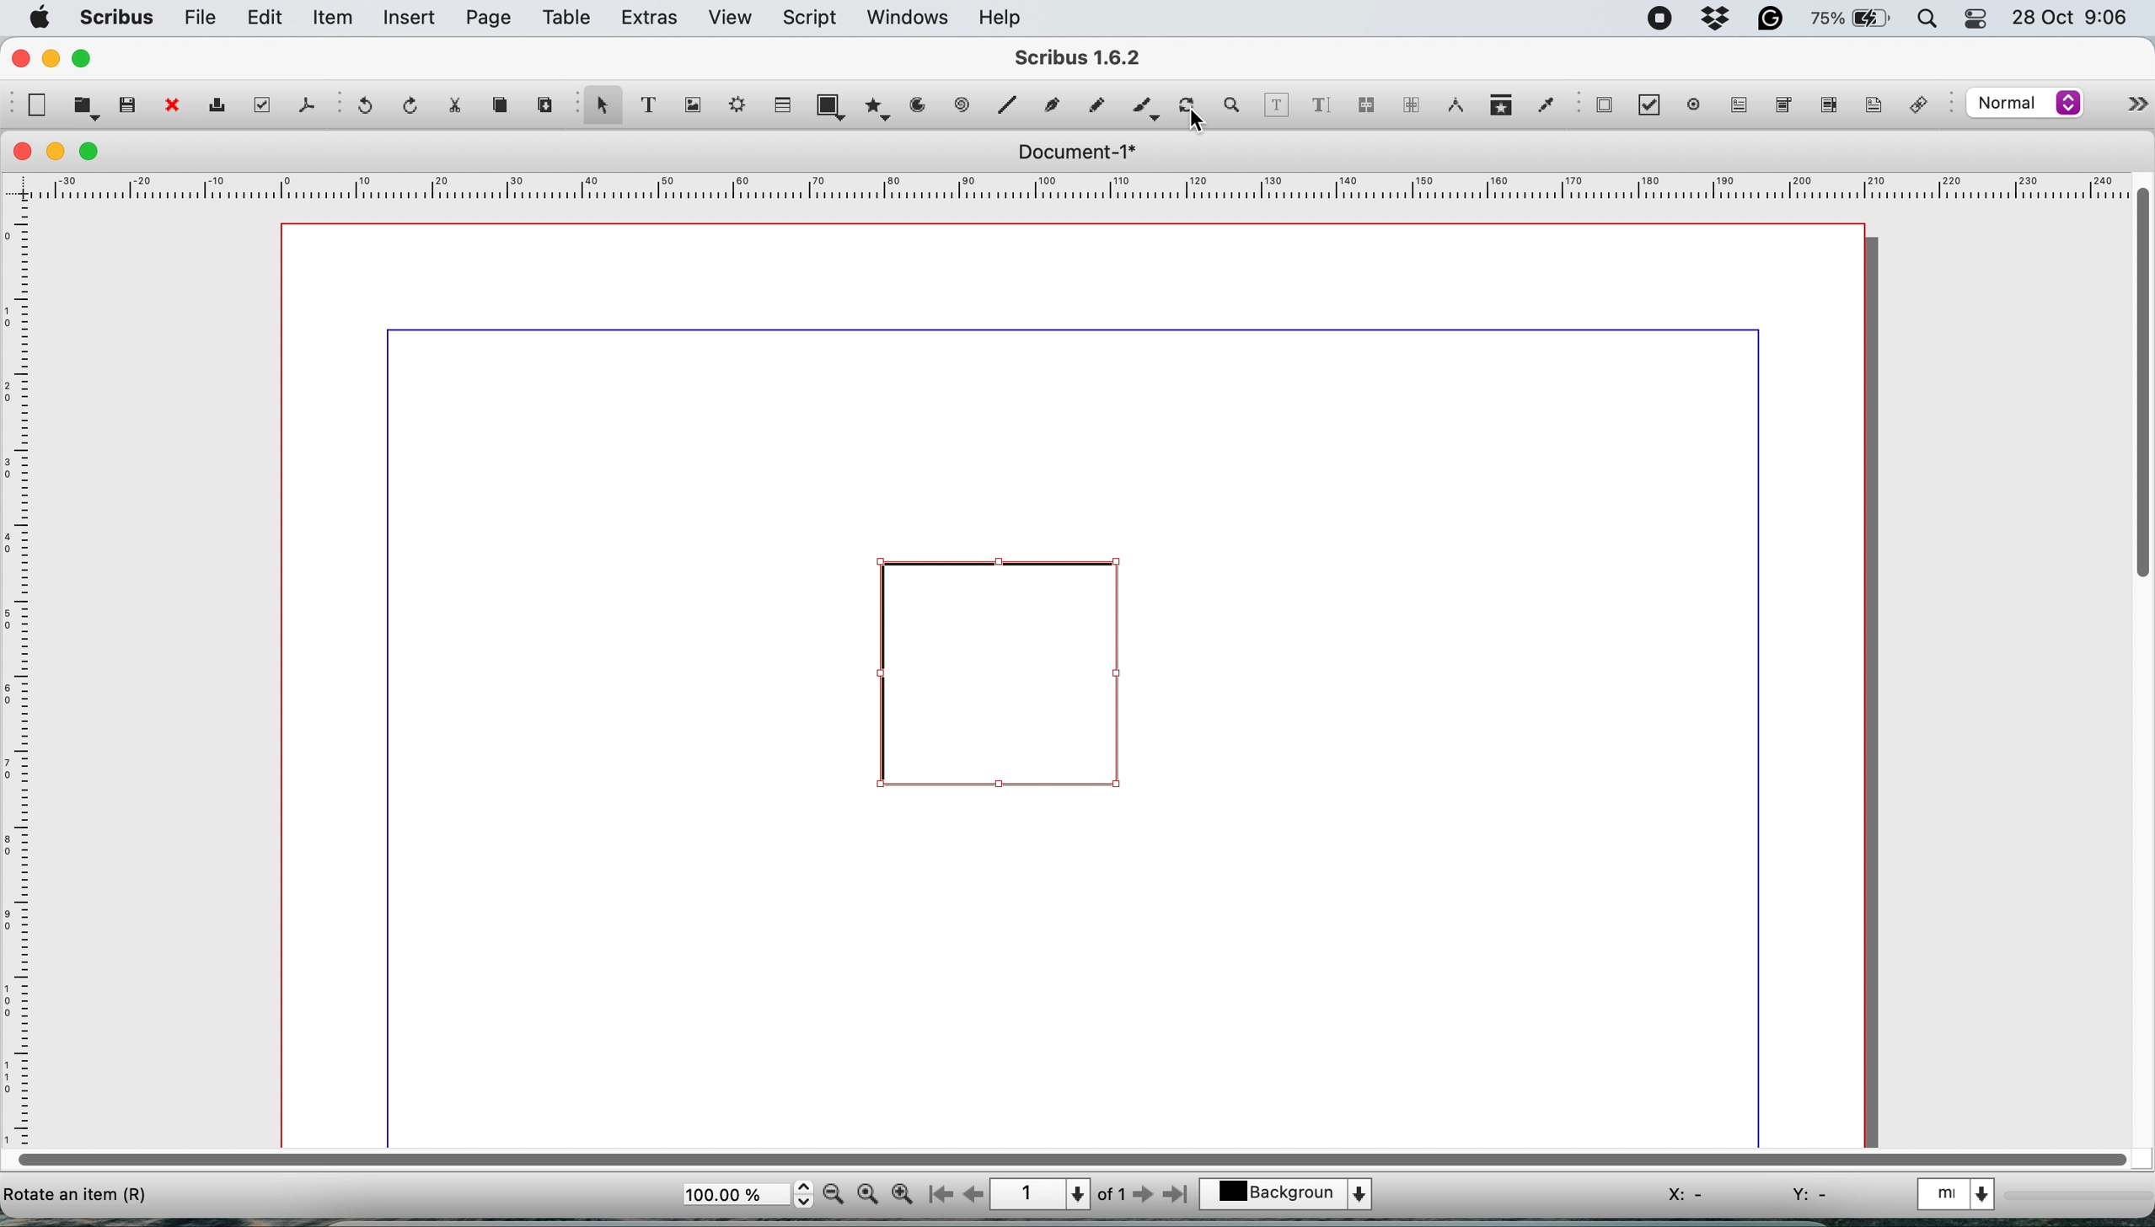 This screenshot has height=1227, width=2155. What do you see at coordinates (1370, 105) in the screenshot?
I see `link text frame` at bounding box center [1370, 105].